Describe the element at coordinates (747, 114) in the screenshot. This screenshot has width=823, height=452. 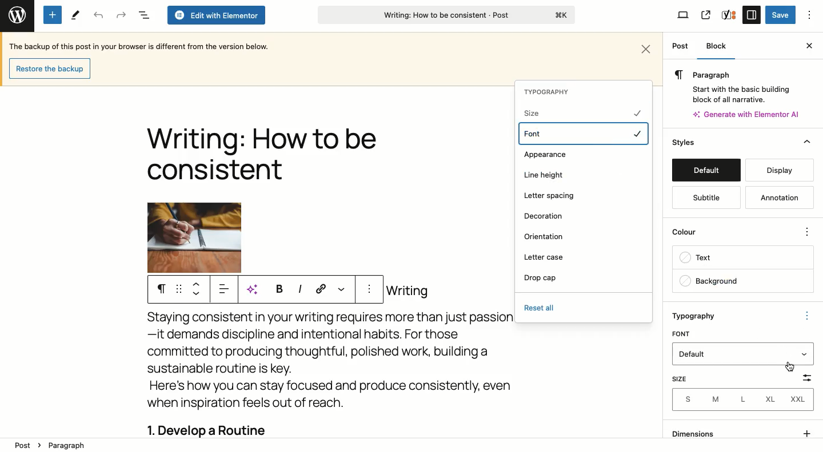
I see `Generate with Elementor AI` at that location.